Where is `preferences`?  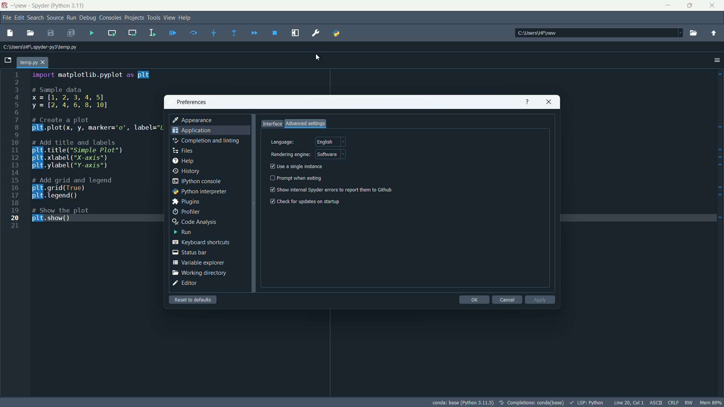
preferences is located at coordinates (192, 102).